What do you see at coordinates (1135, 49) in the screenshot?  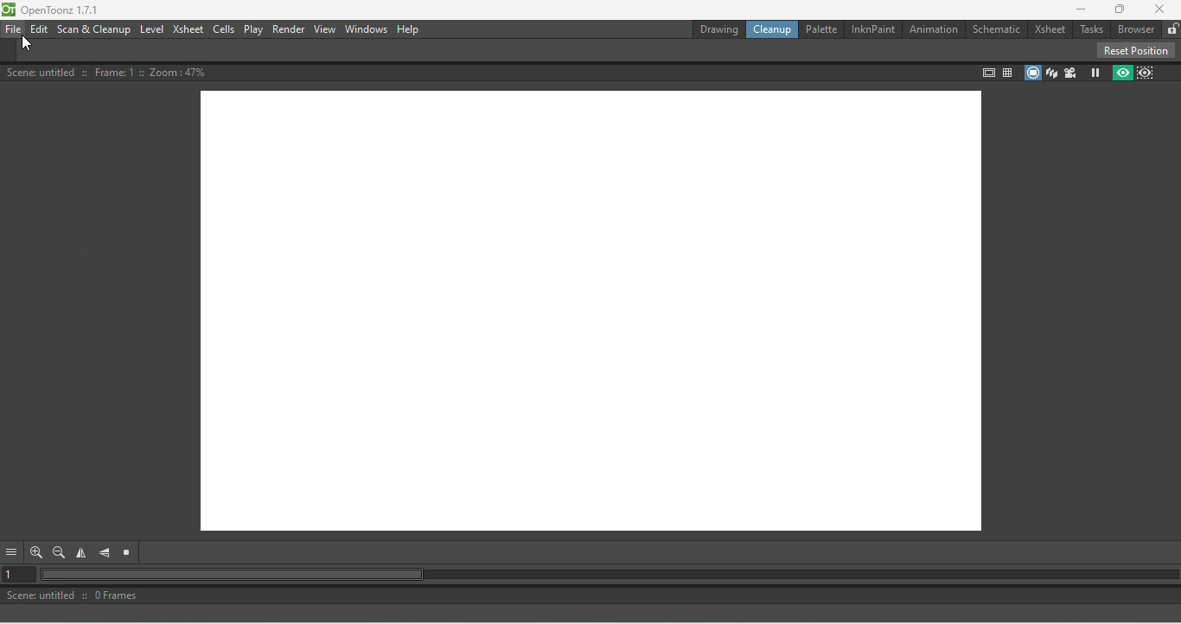 I see `Reset position` at bounding box center [1135, 49].